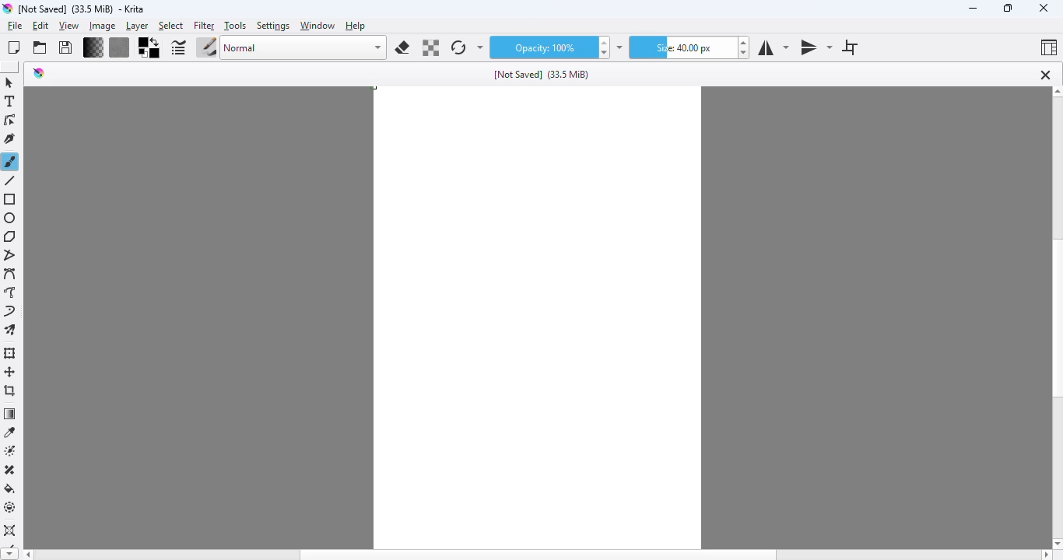 The width and height of the screenshot is (1063, 560). I want to click on view, so click(68, 26).